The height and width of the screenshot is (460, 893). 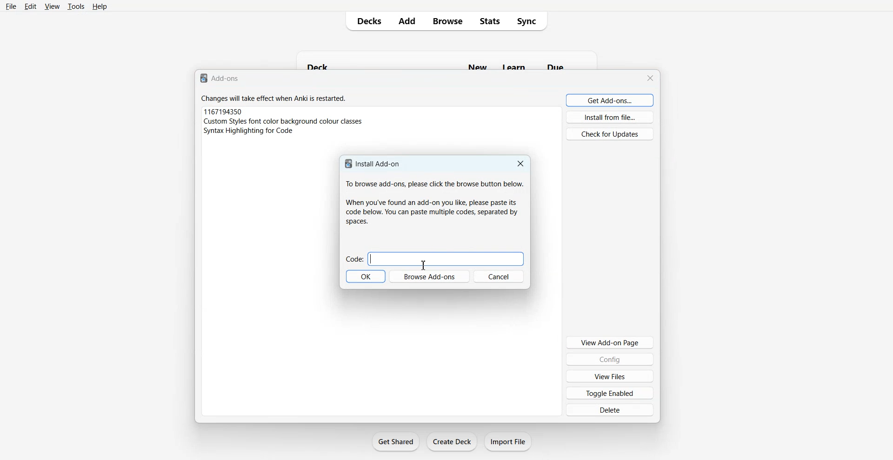 I want to click on Syntax Highlighting for Code, so click(x=249, y=130).